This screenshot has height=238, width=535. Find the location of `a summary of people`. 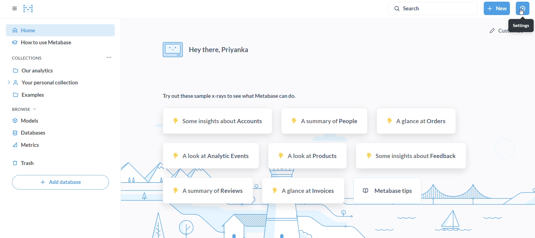

a summary of people is located at coordinates (325, 122).